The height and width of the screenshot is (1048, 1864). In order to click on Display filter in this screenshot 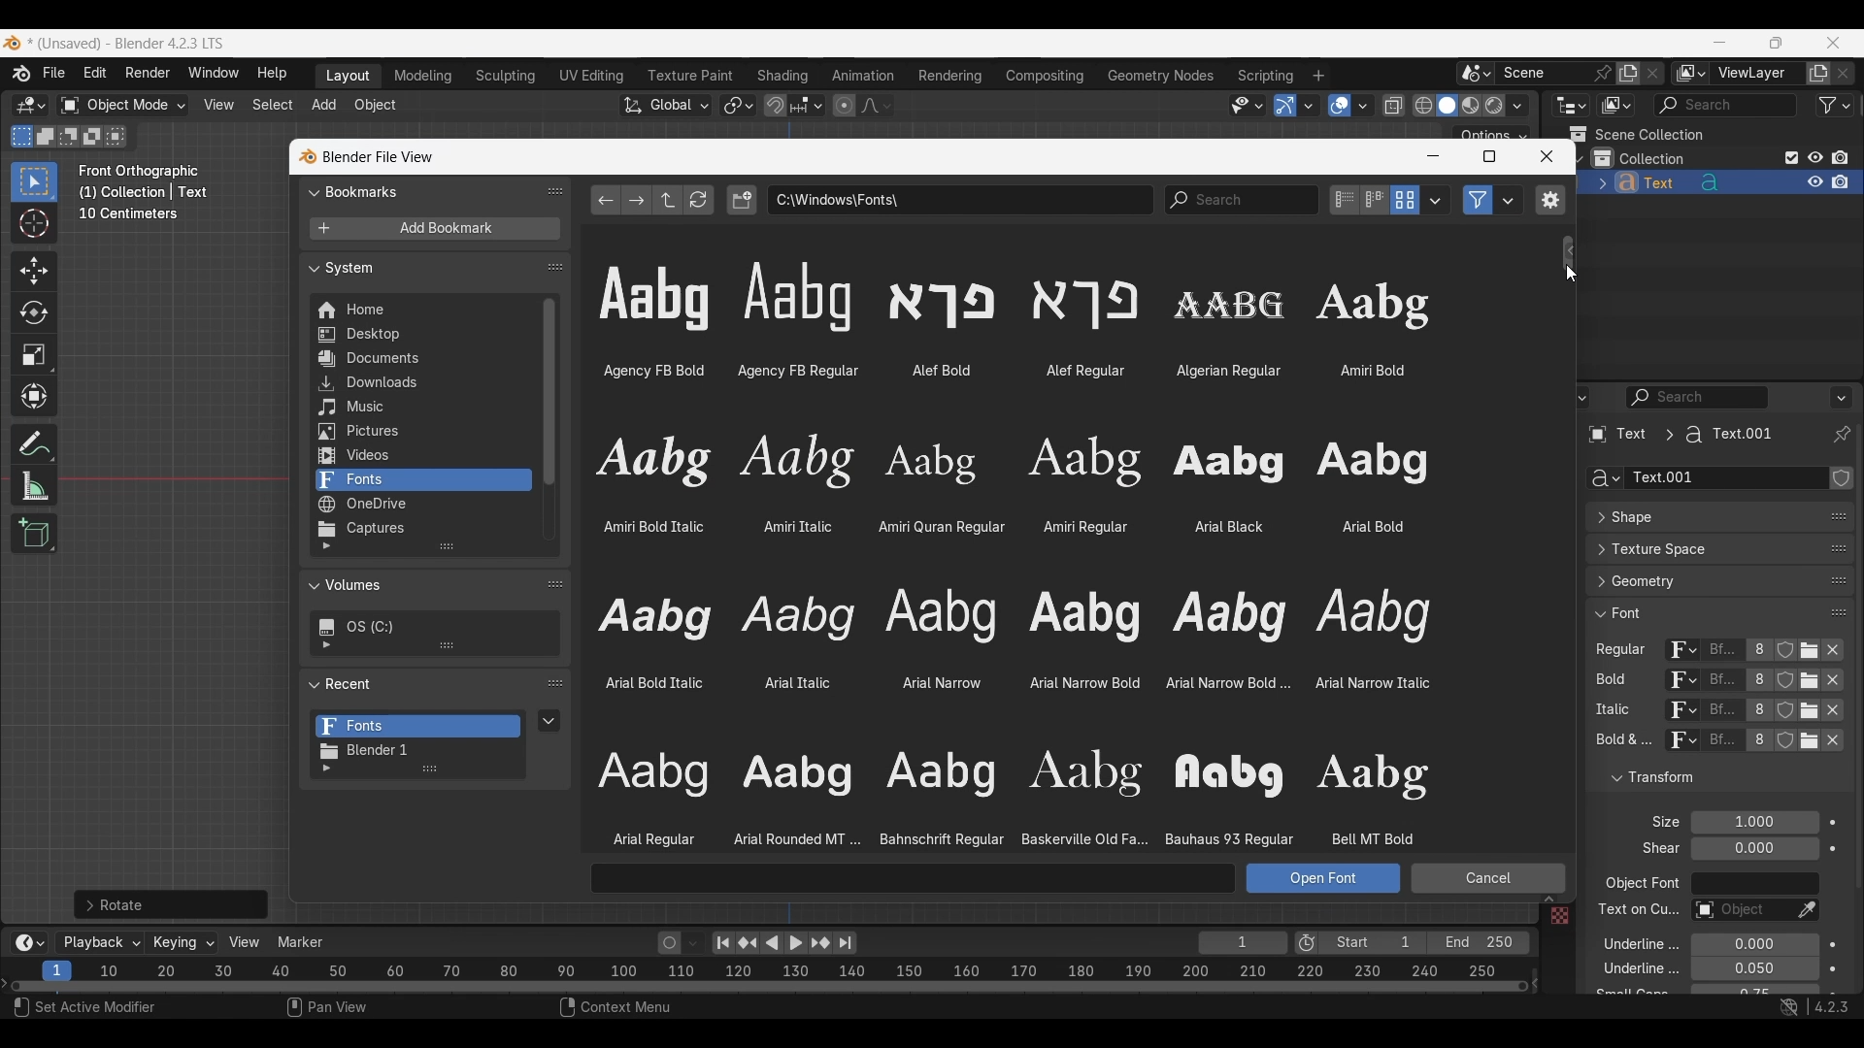, I will do `click(1698, 397)`.